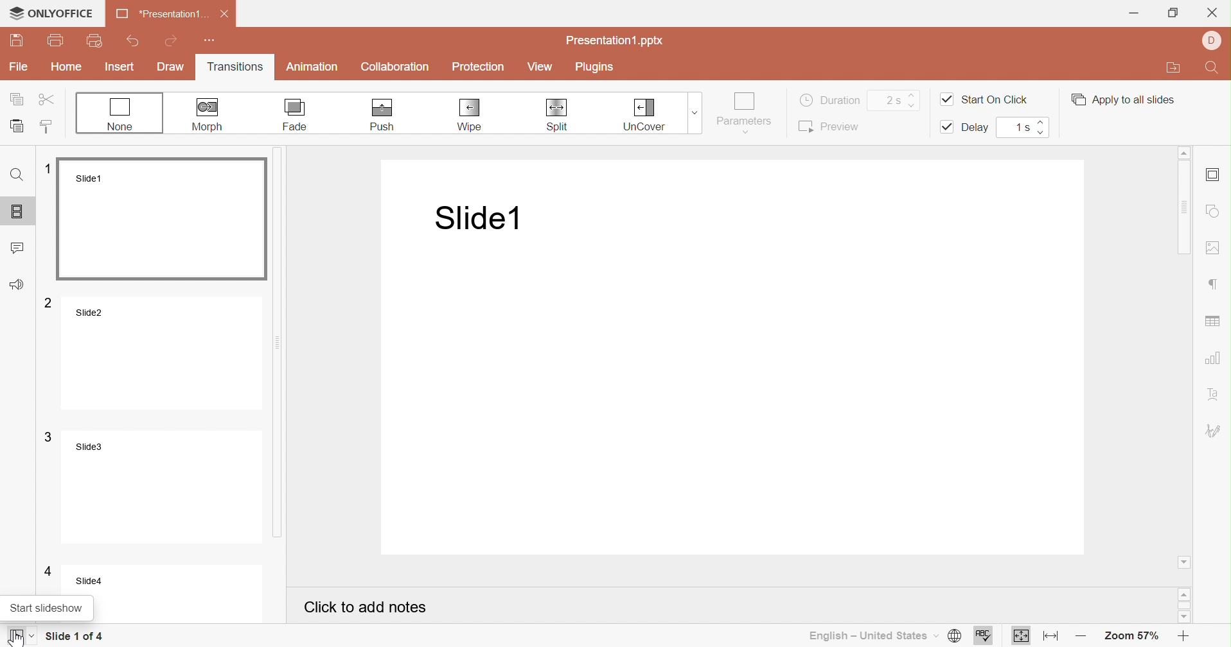  What do you see at coordinates (900, 99) in the screenshot?
I see `2s` at bounding box center [900, 99].